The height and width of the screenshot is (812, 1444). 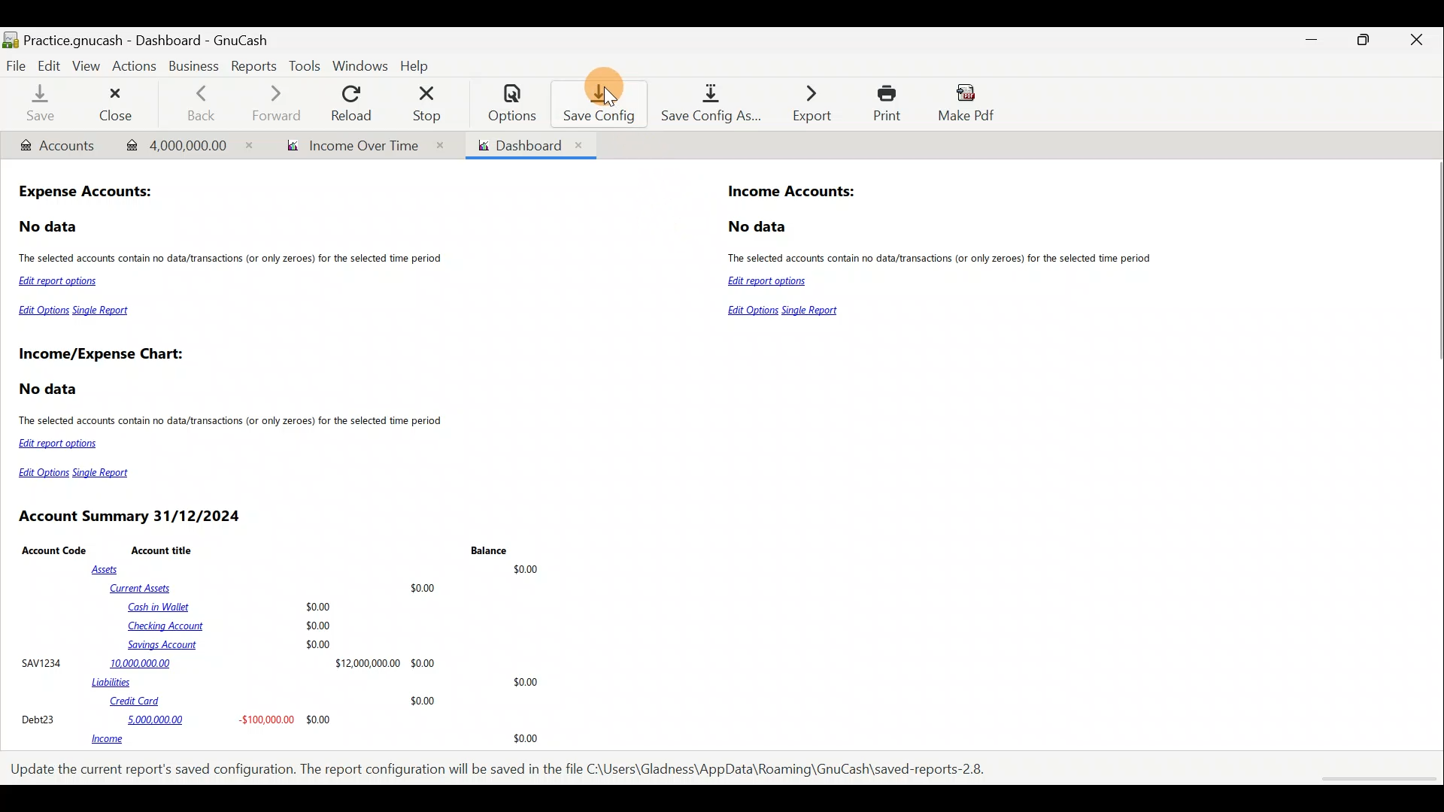 What do you see at coordinates (88, 66) in the screenshot?
I see `View` at bounding box center [88, 66].